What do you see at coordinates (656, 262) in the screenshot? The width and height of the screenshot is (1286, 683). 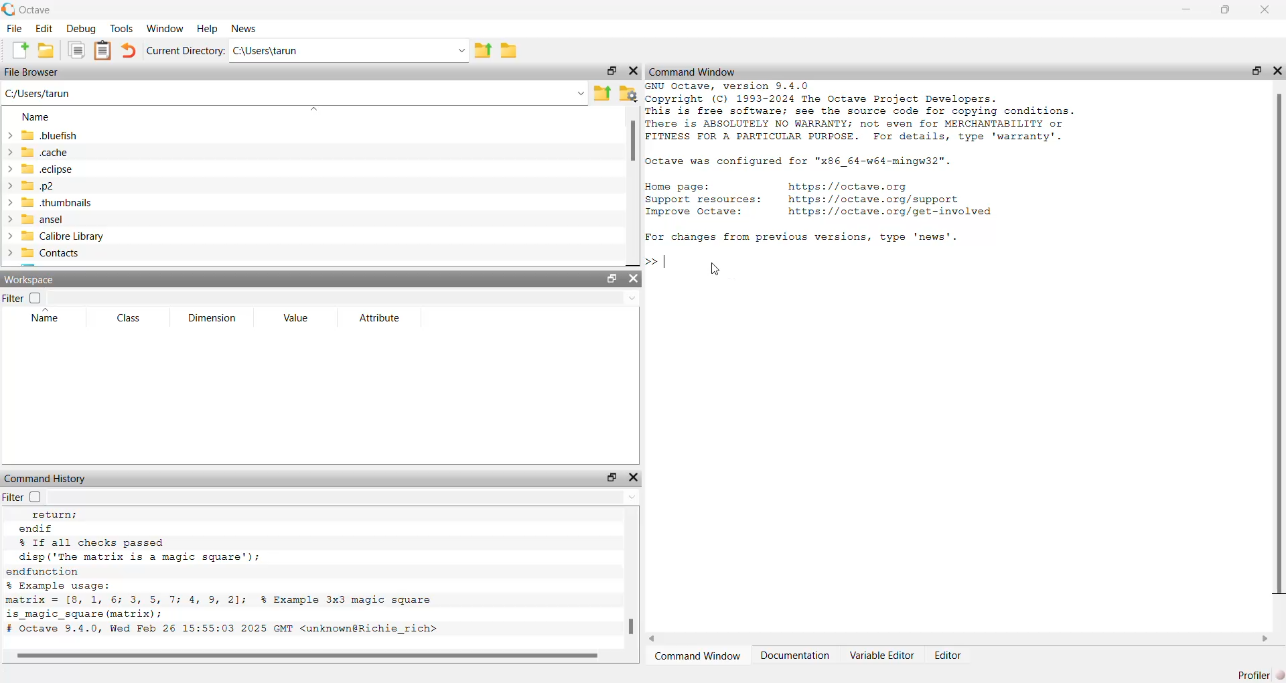 I see `typing cursor` at bounding box center [656, 262].